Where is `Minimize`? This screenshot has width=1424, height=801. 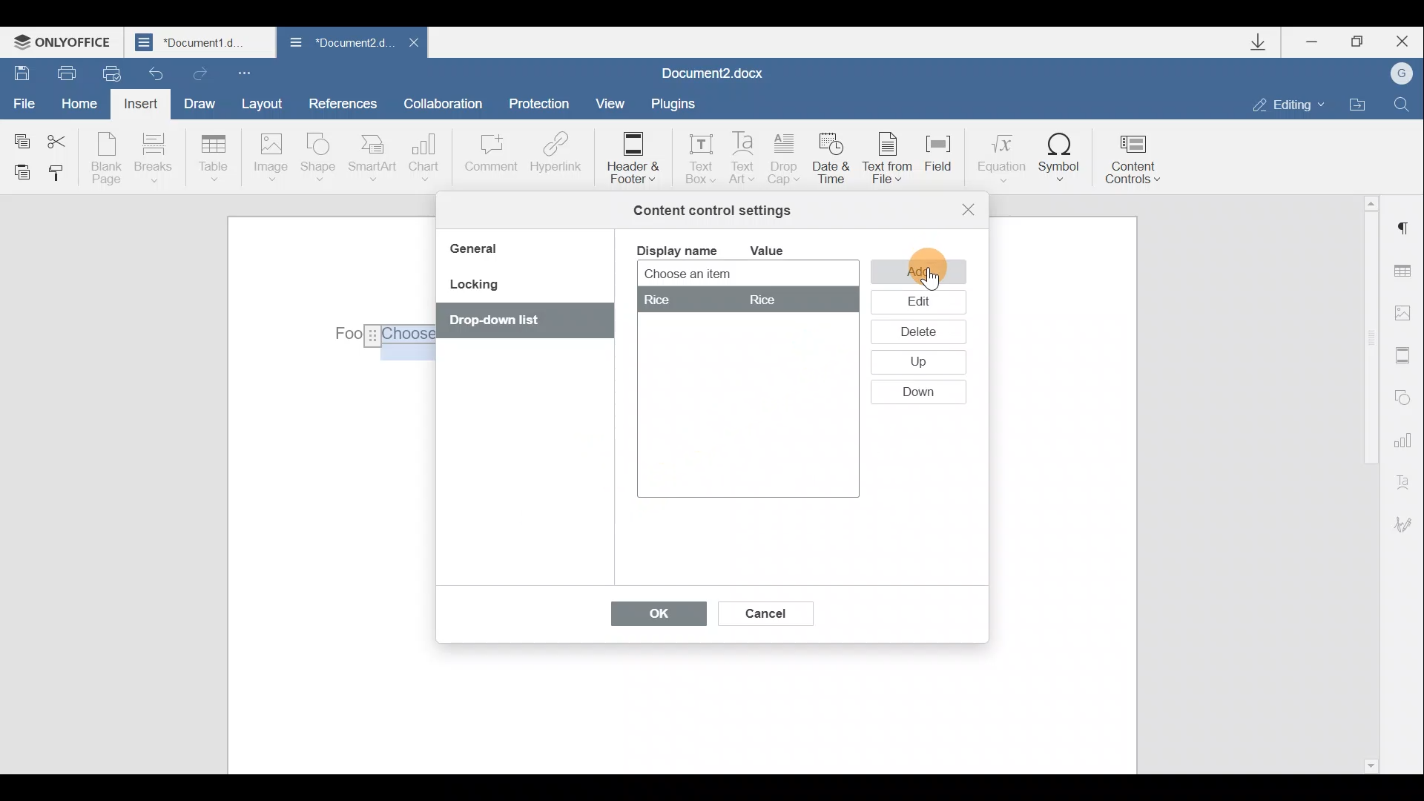
Minimize is located at coordinates (1319, 44).